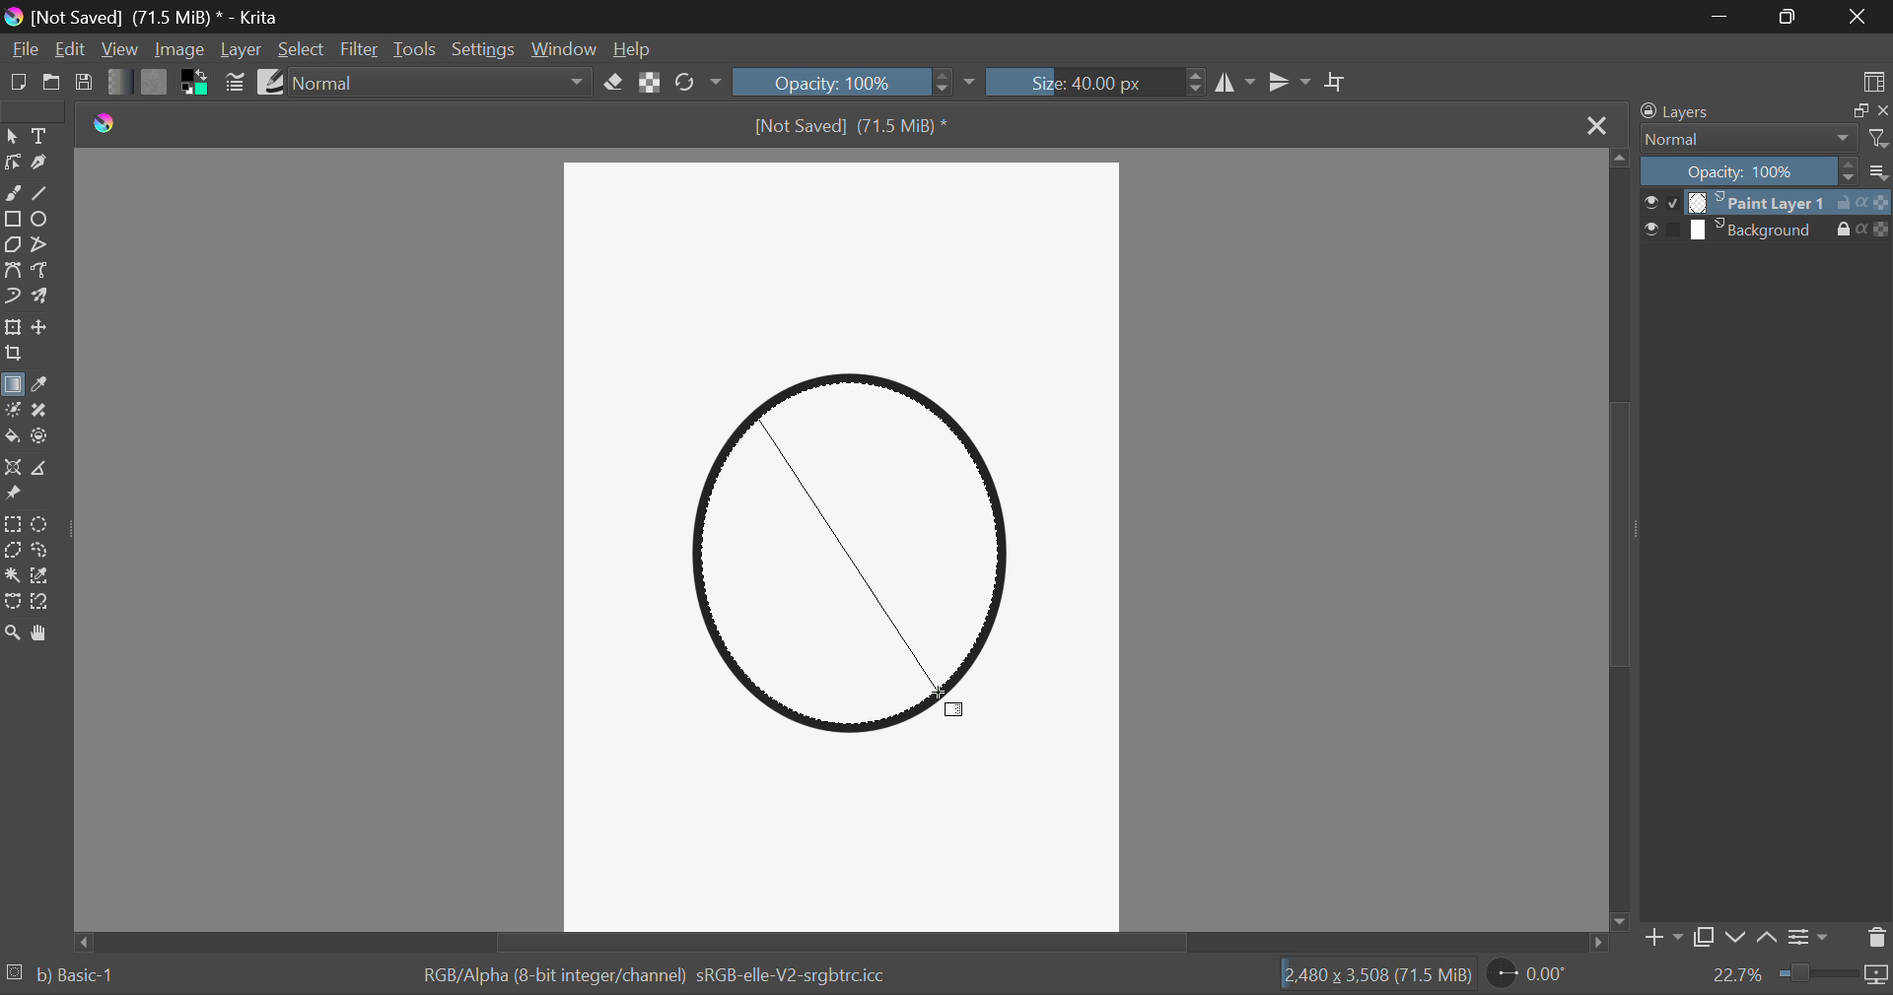  What do you see at coordinates (13, 271) in the screenshot?
I see `Bezier Curve` at bounding box center [13, 271].